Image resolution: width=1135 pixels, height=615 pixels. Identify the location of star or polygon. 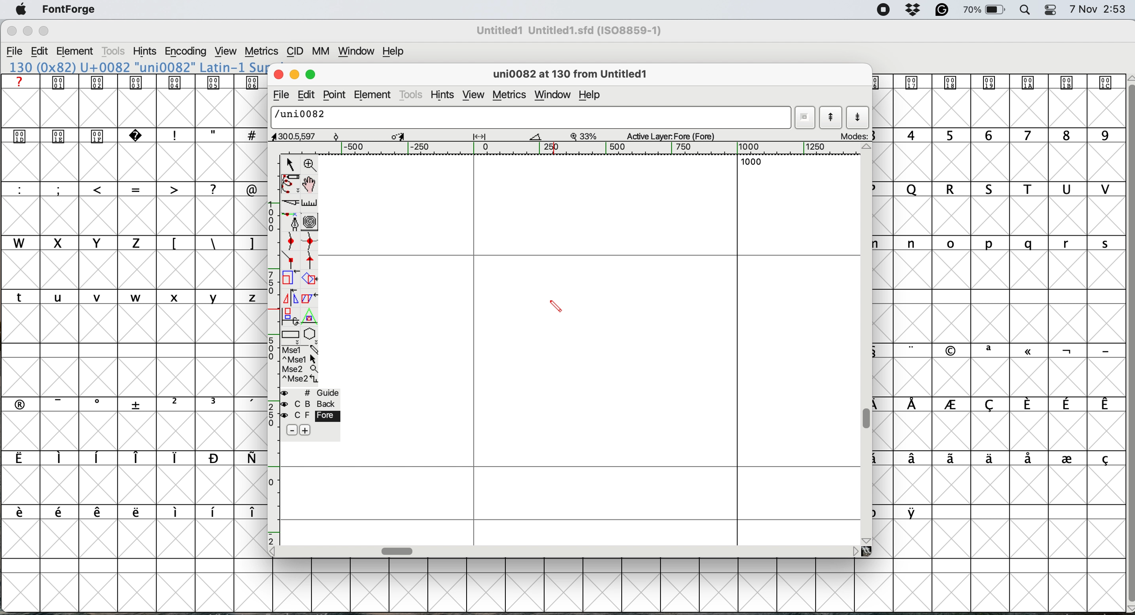
(310, 336).